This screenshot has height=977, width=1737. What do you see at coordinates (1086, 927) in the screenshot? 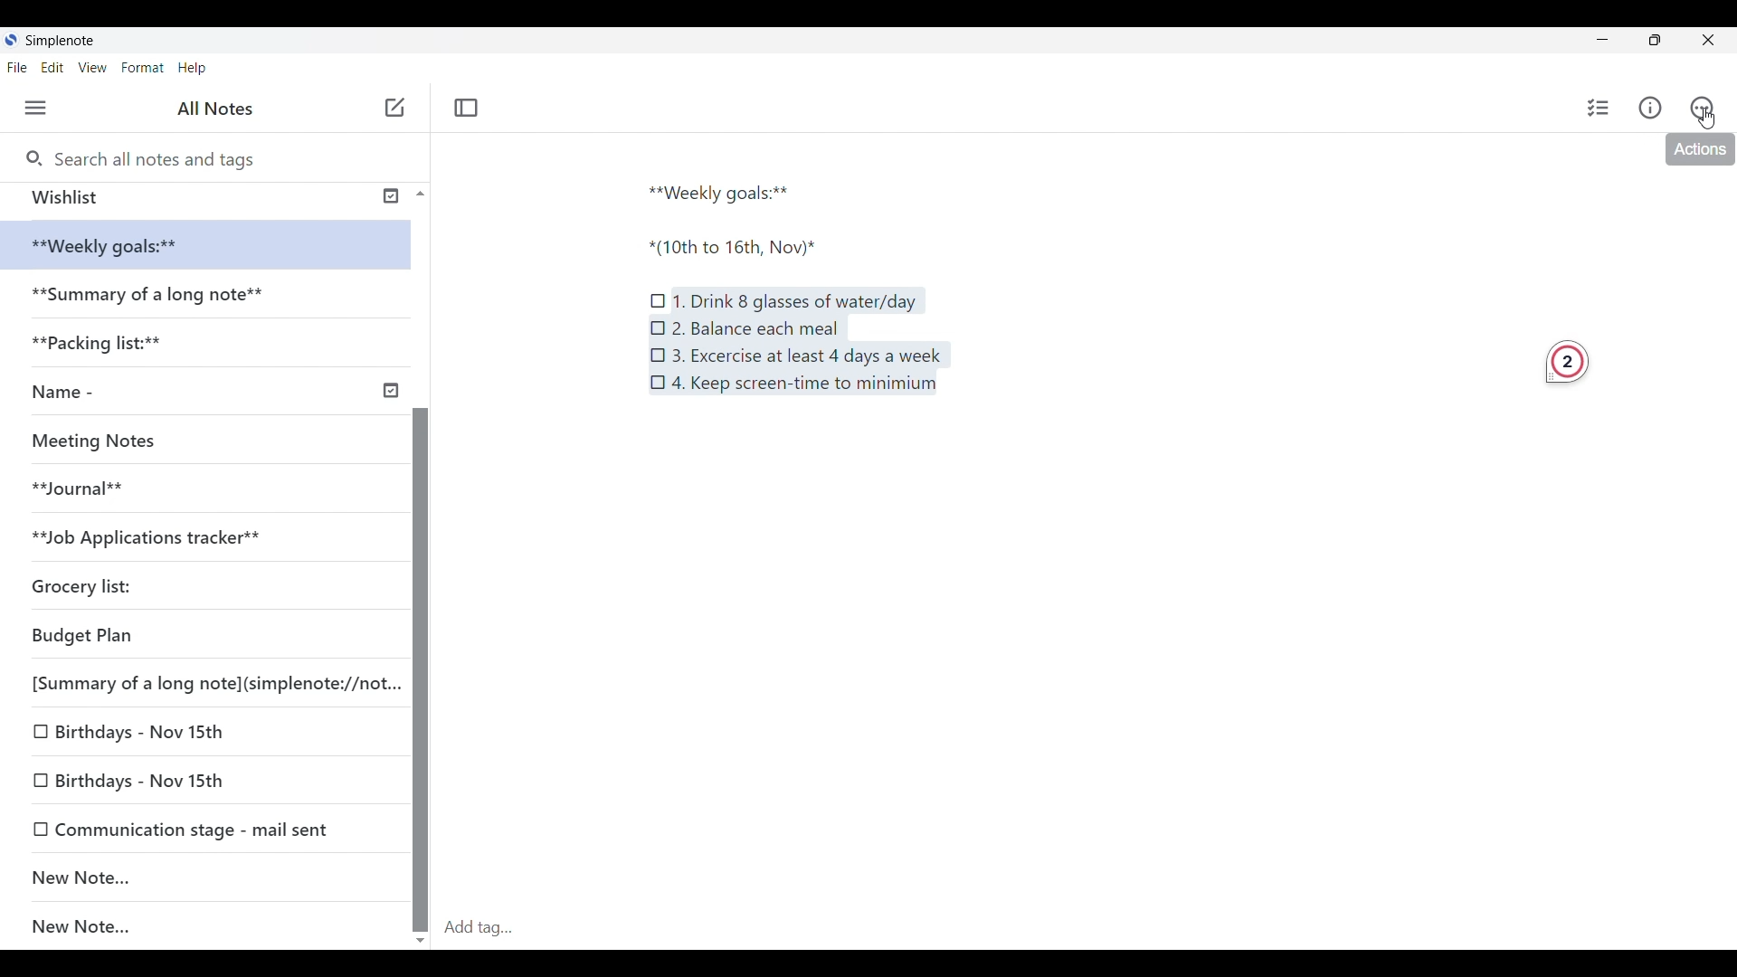
I see `Add tag` at bounding box center [1086, 927].